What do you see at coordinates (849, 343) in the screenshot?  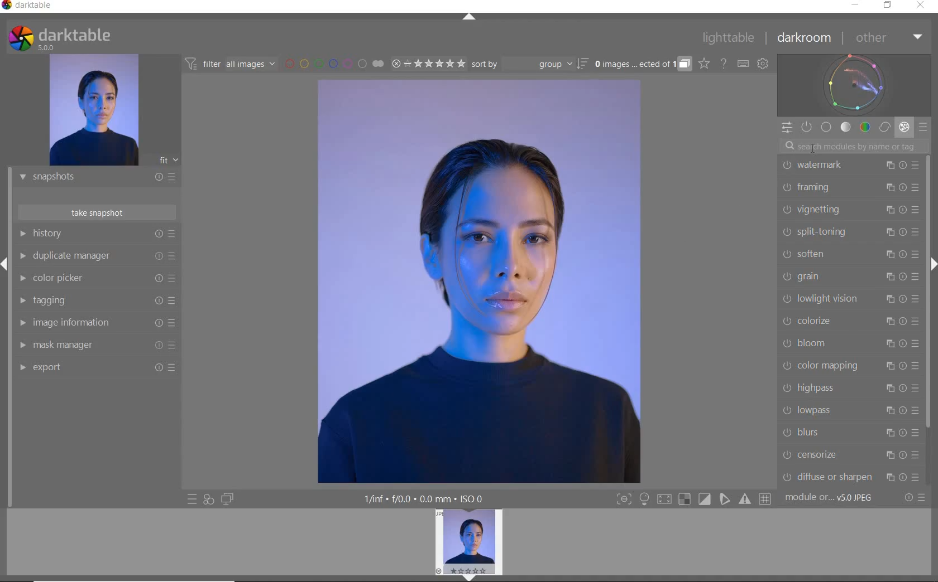 I see `BLOOM` at bounding box center [849, 343].